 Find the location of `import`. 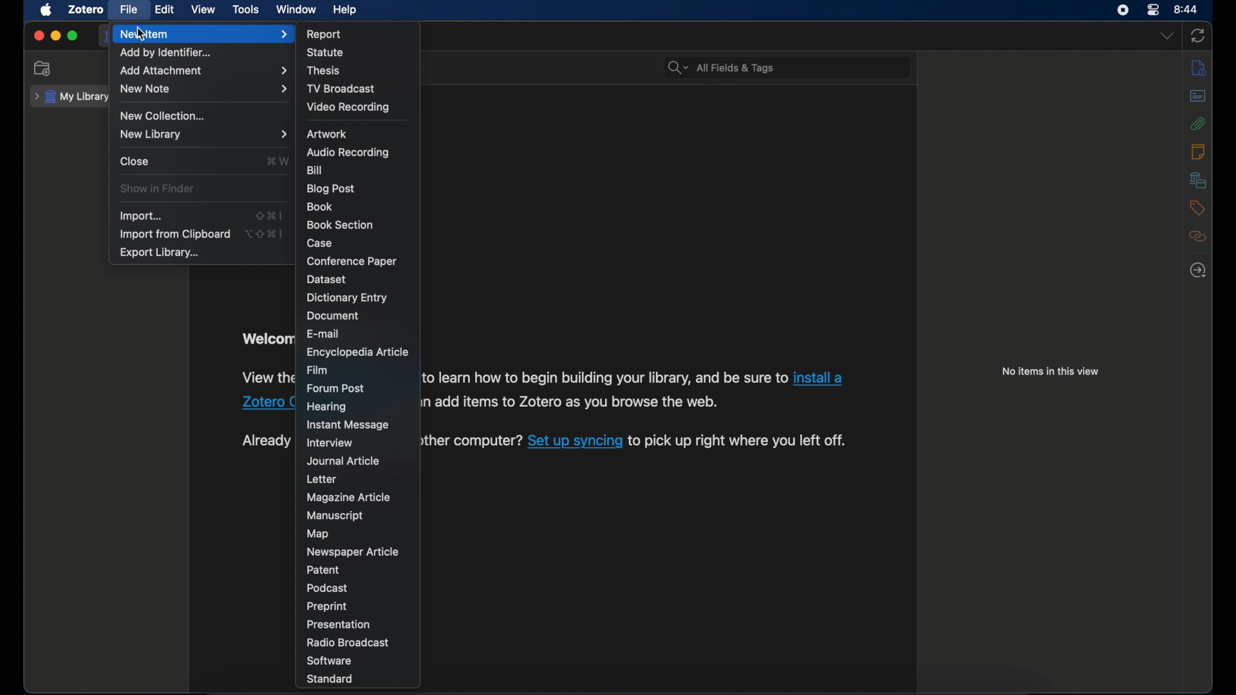

import is located at coordinates (140, 216).